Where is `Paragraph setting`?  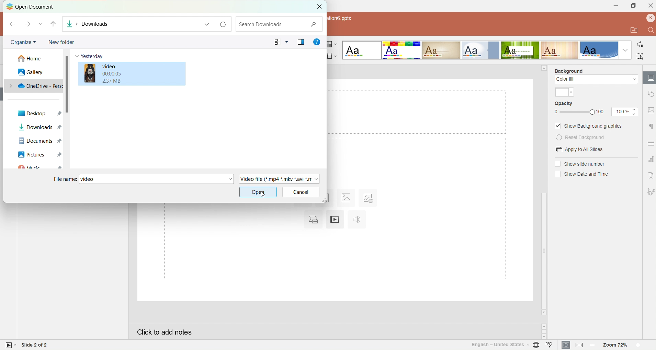
Paragraph setting is located at coordinates (650, 127).